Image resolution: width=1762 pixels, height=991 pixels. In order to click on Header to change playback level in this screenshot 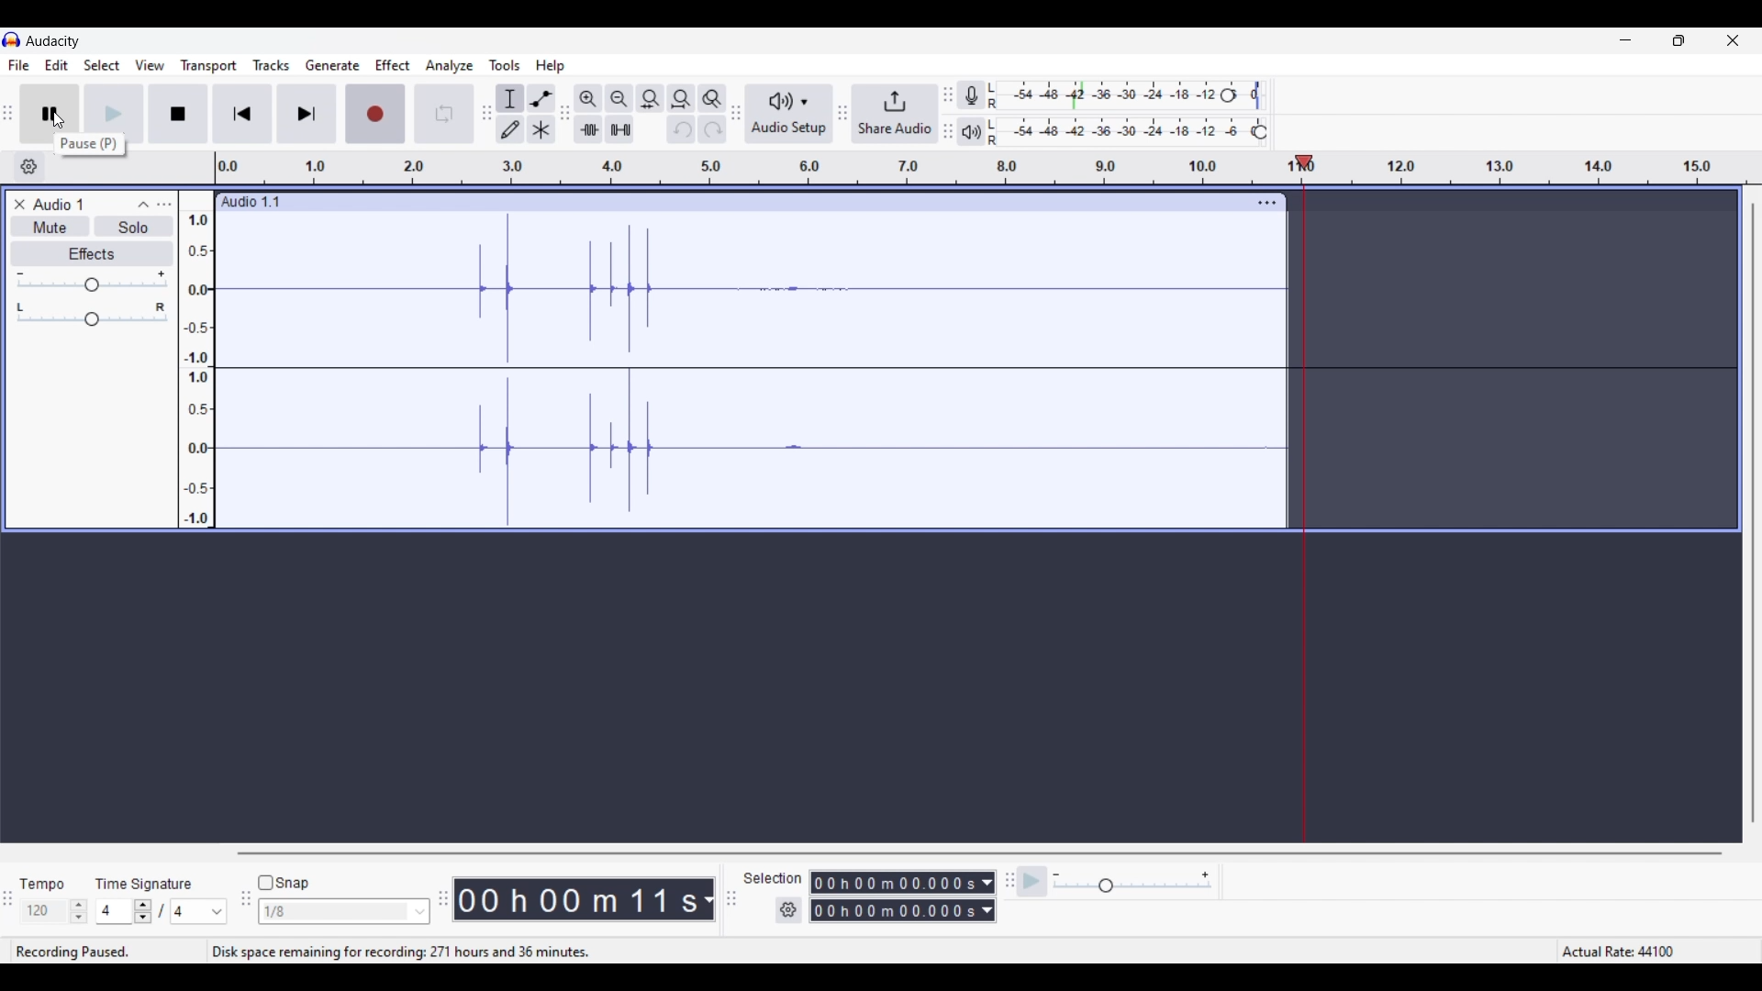, I will do `click(1270, 130)`.